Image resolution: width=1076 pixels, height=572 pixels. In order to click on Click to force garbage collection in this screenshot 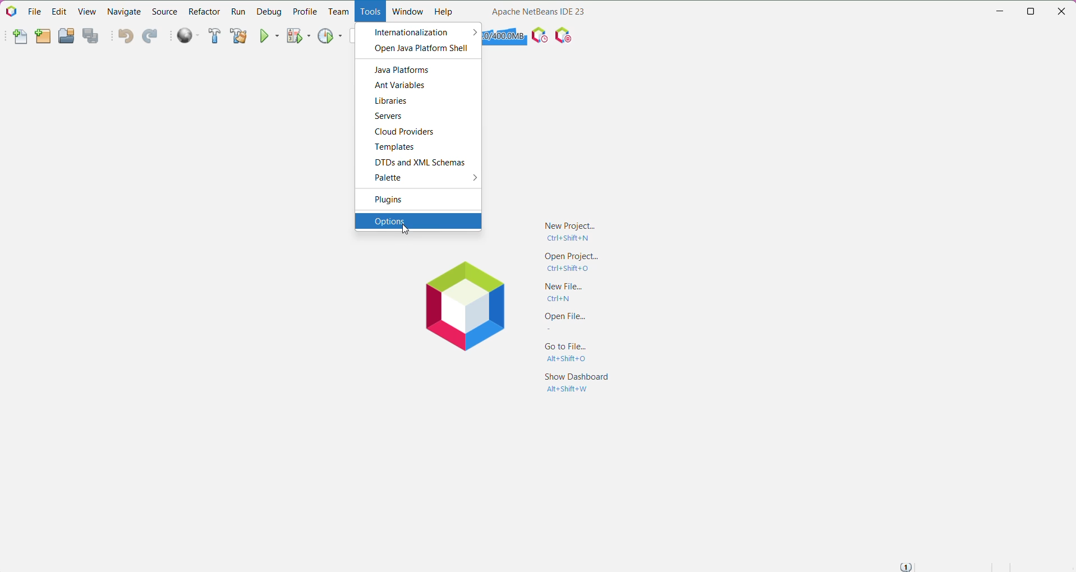, I will do `click(505, 36)`.